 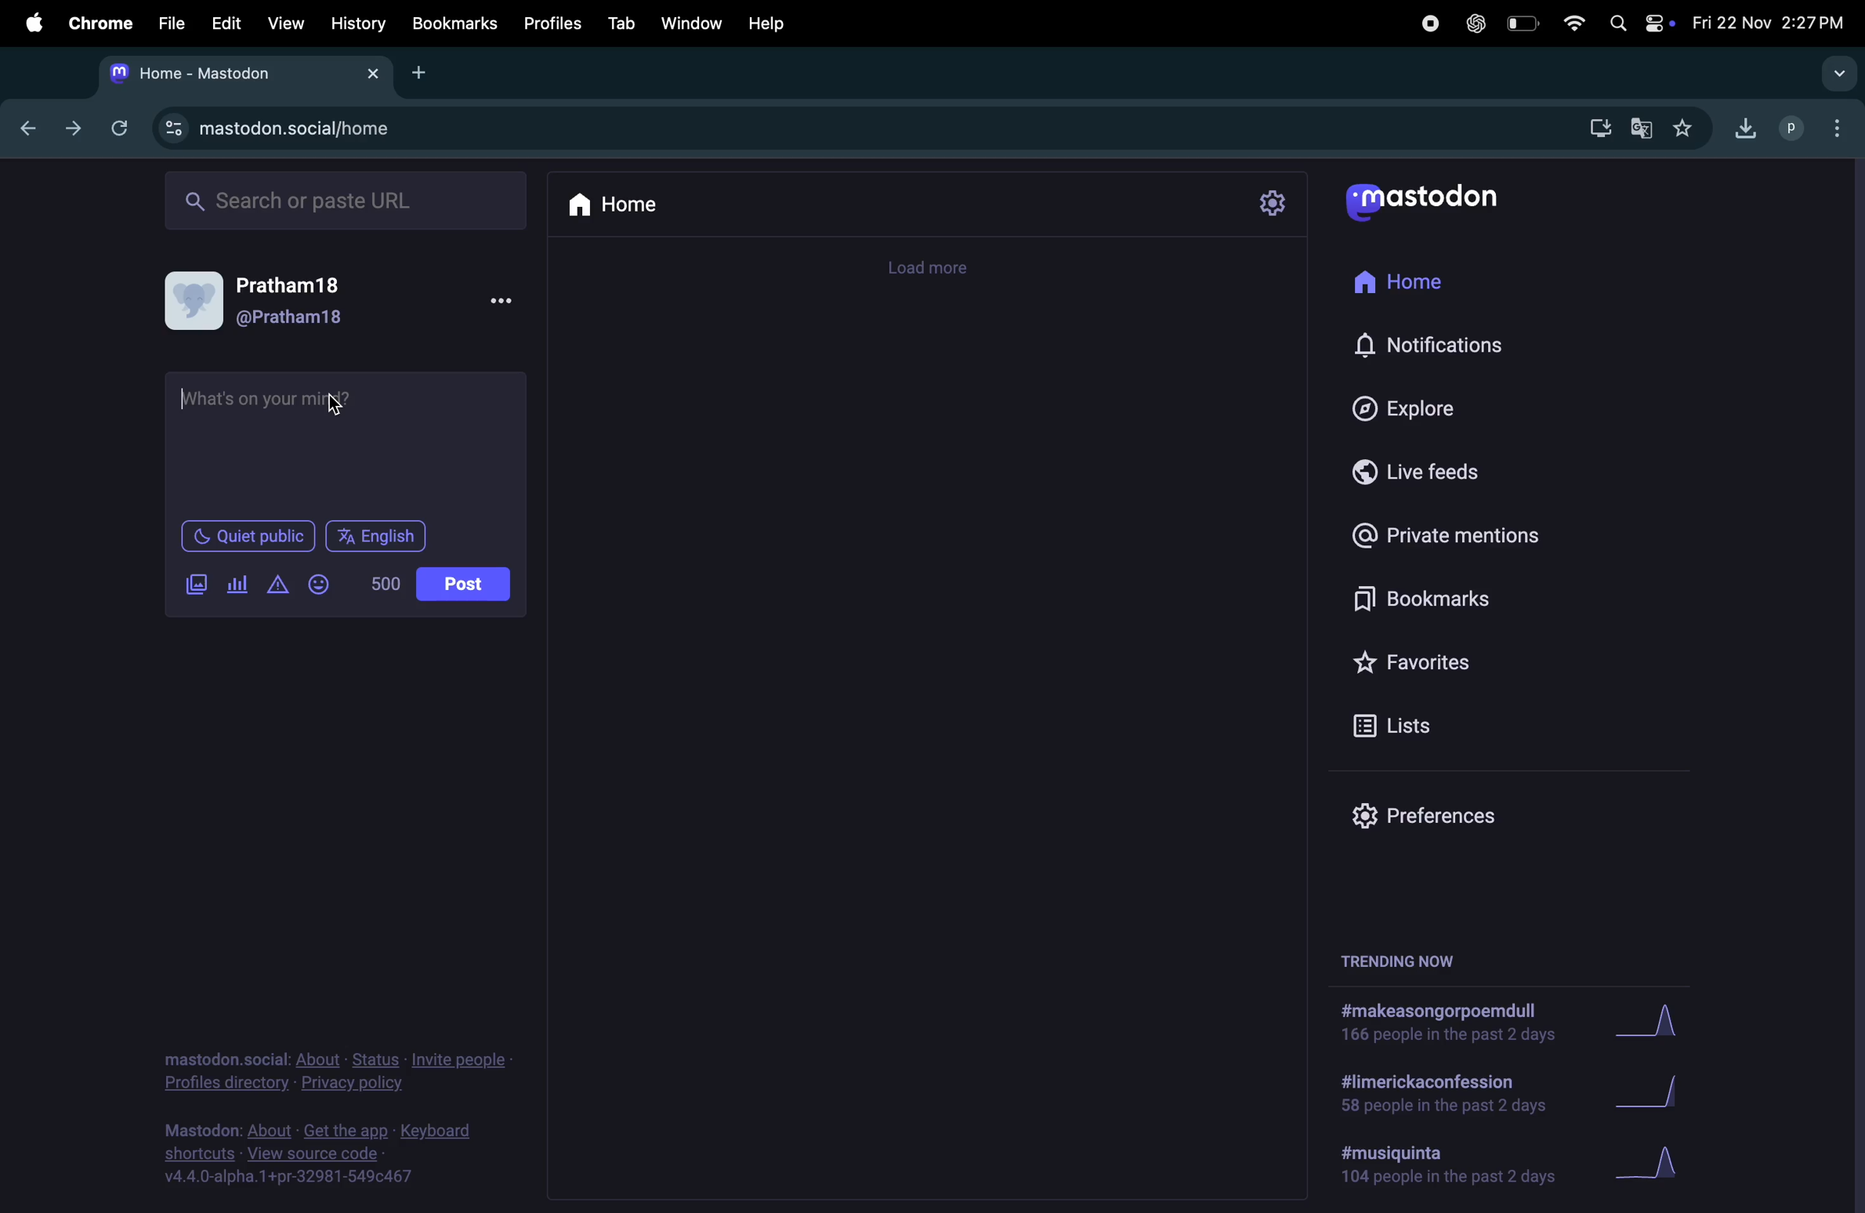 What do you see at coordinates (1685, 129) in the screenshot?
I see `favourites` at bounding box center [1685, 129].